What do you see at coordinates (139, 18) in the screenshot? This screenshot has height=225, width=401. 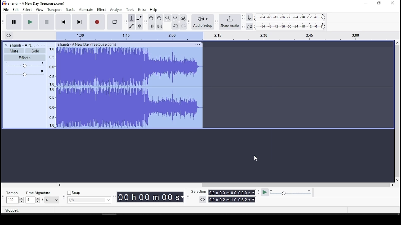 I see `envelope tool` at bounding box center [139, 18].